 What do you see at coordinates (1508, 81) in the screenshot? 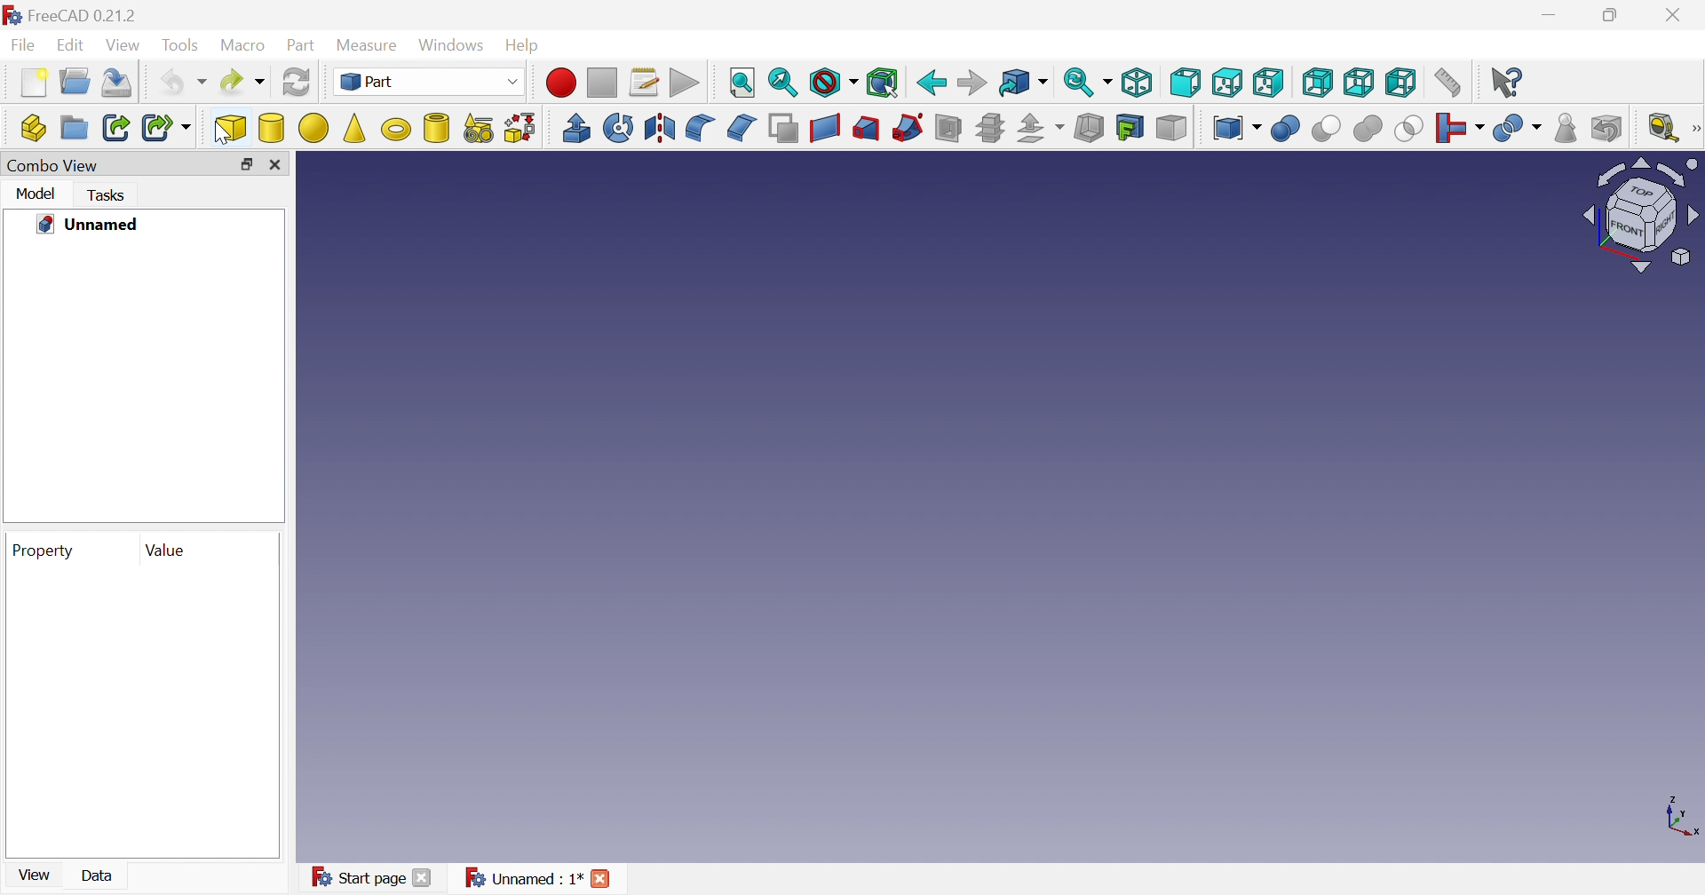
I see `What's this?` at bounding box center [1508, 81].